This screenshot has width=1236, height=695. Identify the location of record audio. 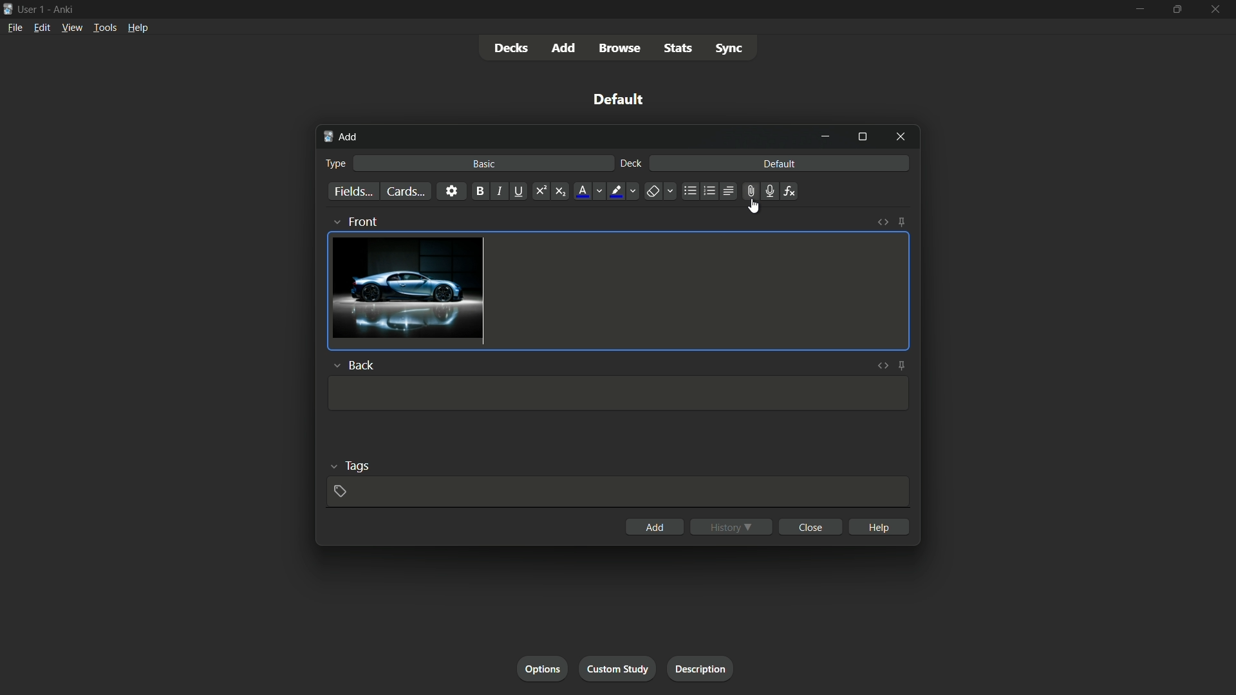
(771, 192).